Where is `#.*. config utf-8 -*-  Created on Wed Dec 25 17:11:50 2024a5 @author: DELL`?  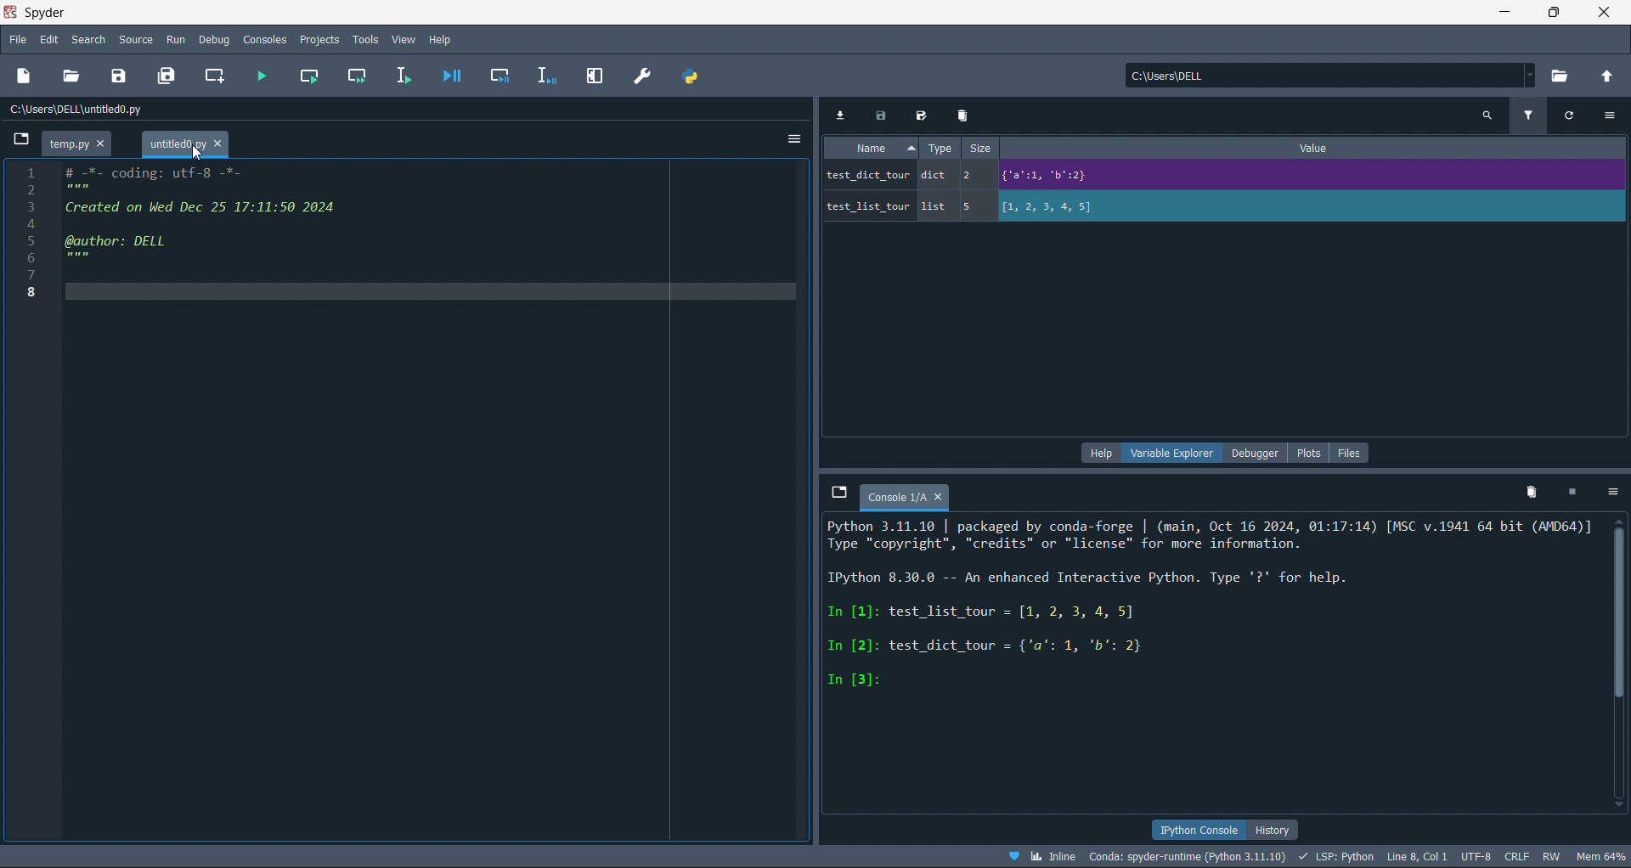 #.*. config utf-8 -*-  Created on Wed Dec 25 17:11:50 2024a5 @author: DELL is located at coordinates (251, 218).